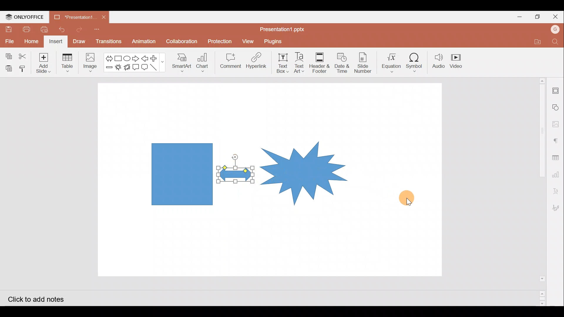 This screenshot has width=564, height=317. I want to click on Insert, so click(56, 42).